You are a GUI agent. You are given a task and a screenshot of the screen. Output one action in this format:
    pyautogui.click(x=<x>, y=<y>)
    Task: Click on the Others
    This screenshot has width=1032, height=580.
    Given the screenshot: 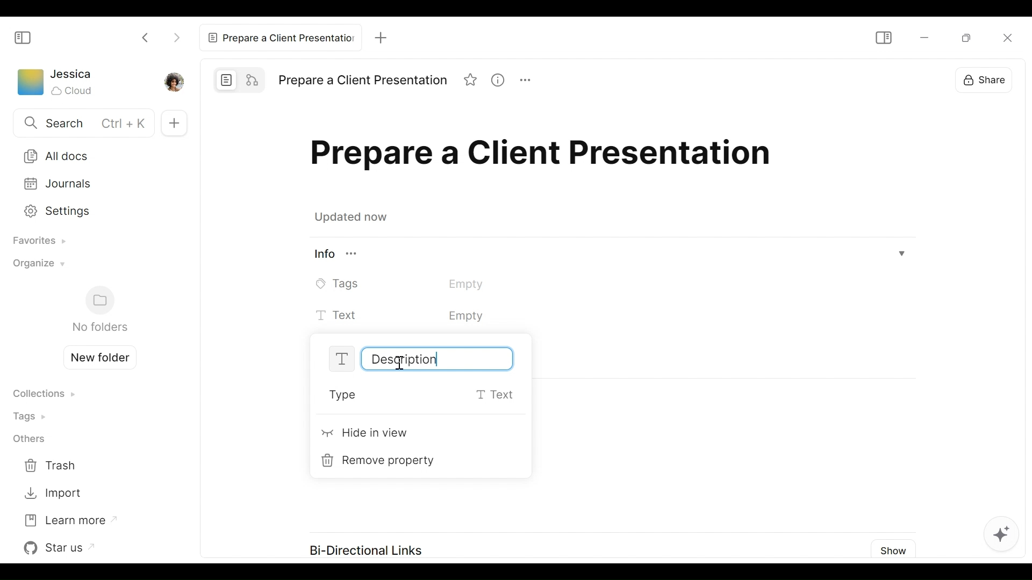 What is the action you would take?
    pyautogui.click(x=28, y=440)
    